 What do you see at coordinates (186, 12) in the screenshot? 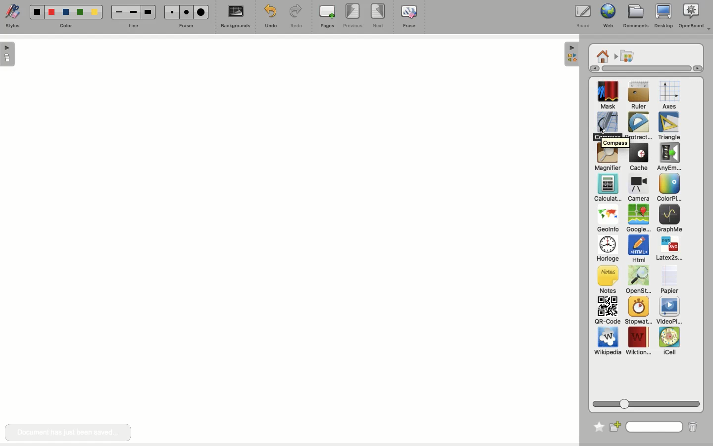
I see `eraser2` at bounding box center [186, 12].